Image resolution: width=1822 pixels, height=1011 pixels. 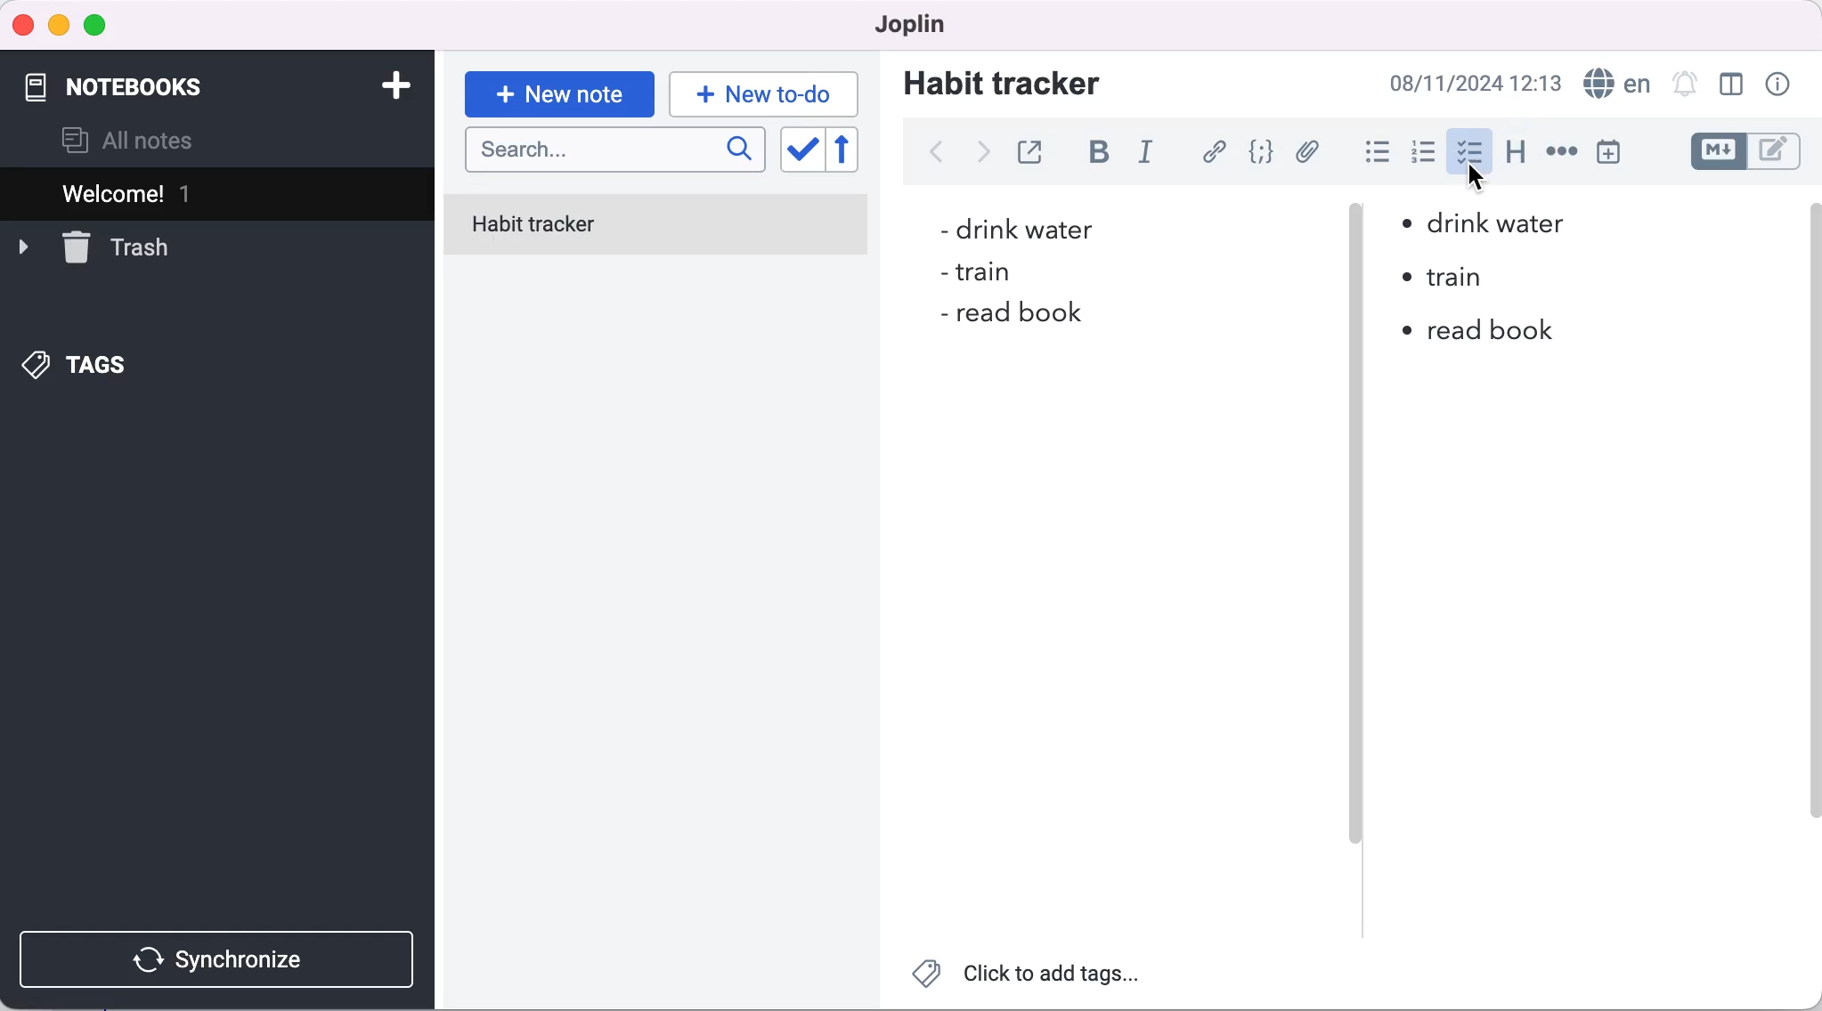 I want to click on checkbox, so click(x=1471, y=146).